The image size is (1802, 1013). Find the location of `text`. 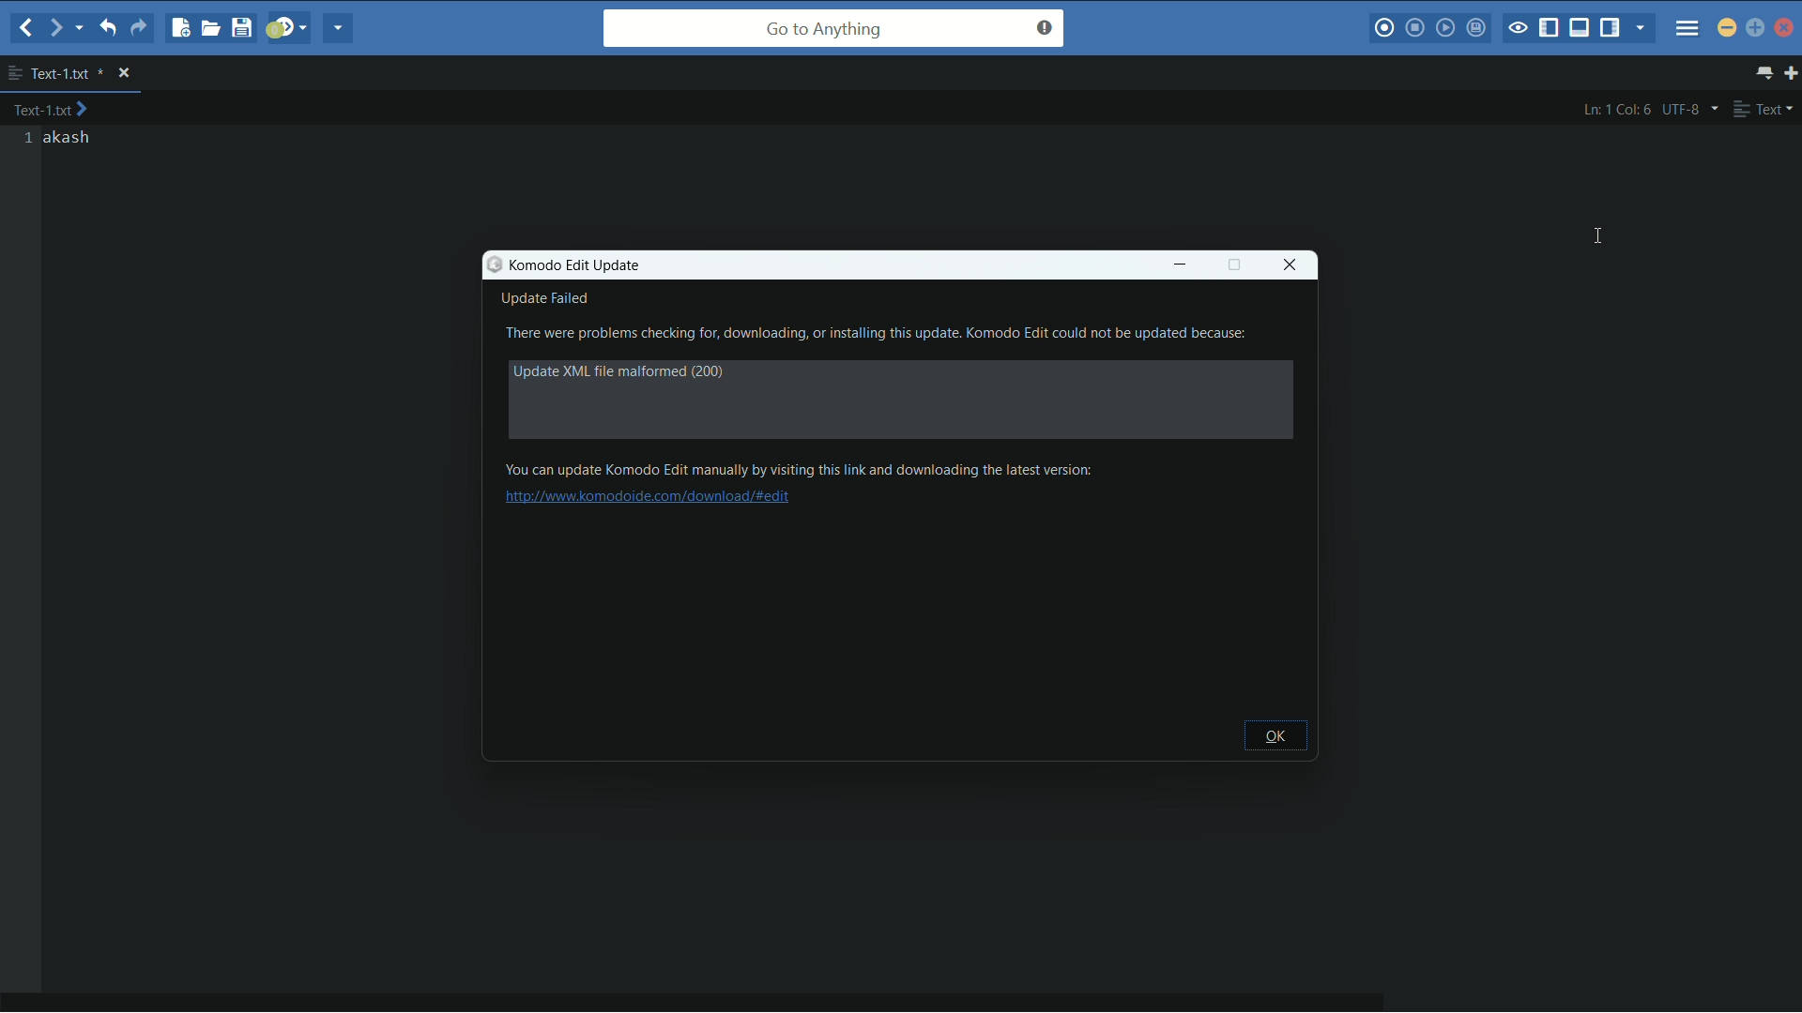

text is located at coordinates (71, 111).